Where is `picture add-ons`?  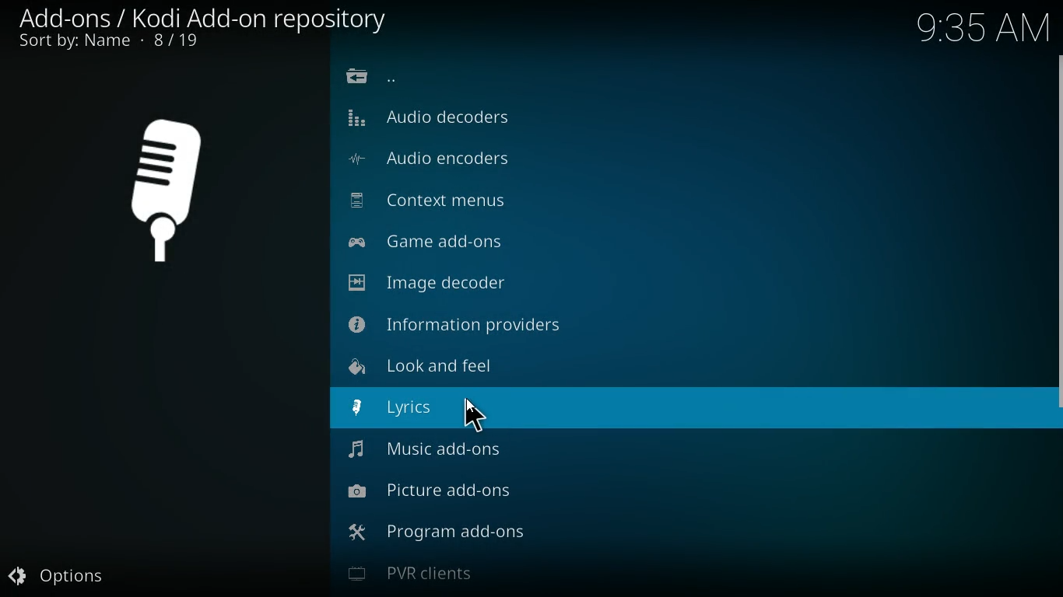
picture add-ons is located at coordinates (447, 497).